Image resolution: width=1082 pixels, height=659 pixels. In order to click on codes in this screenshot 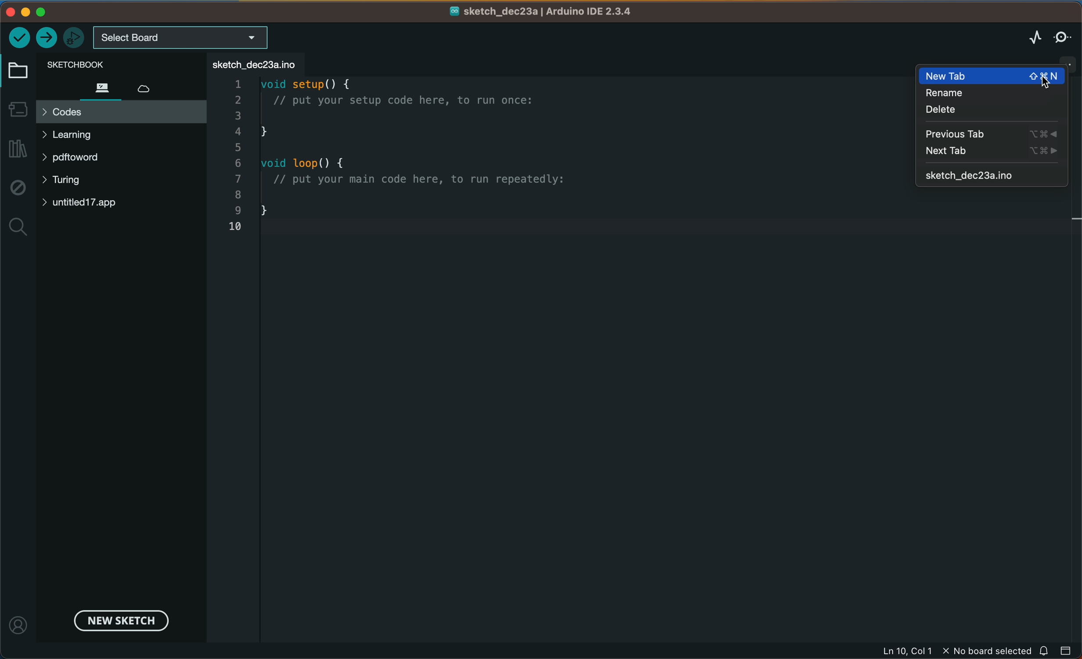, I will do `click(121, 112)`.